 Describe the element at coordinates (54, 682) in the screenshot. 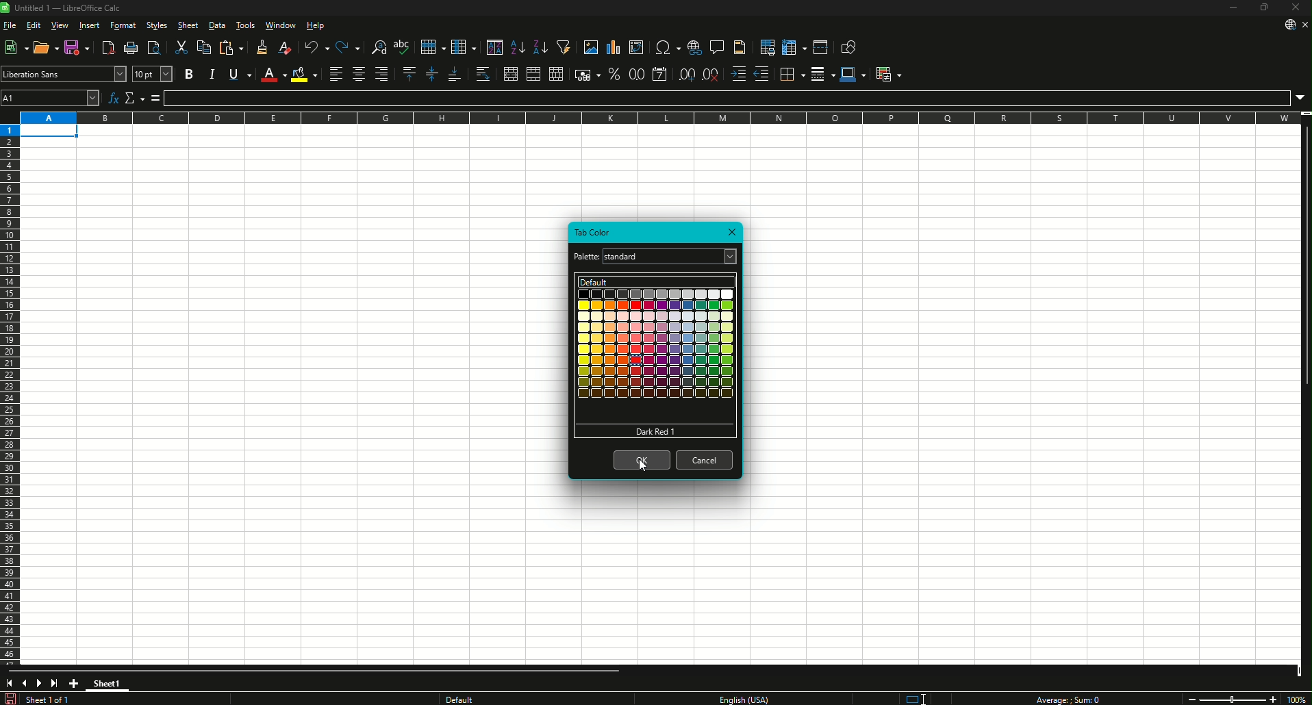

I see `Scroll to last sheet` at that location.